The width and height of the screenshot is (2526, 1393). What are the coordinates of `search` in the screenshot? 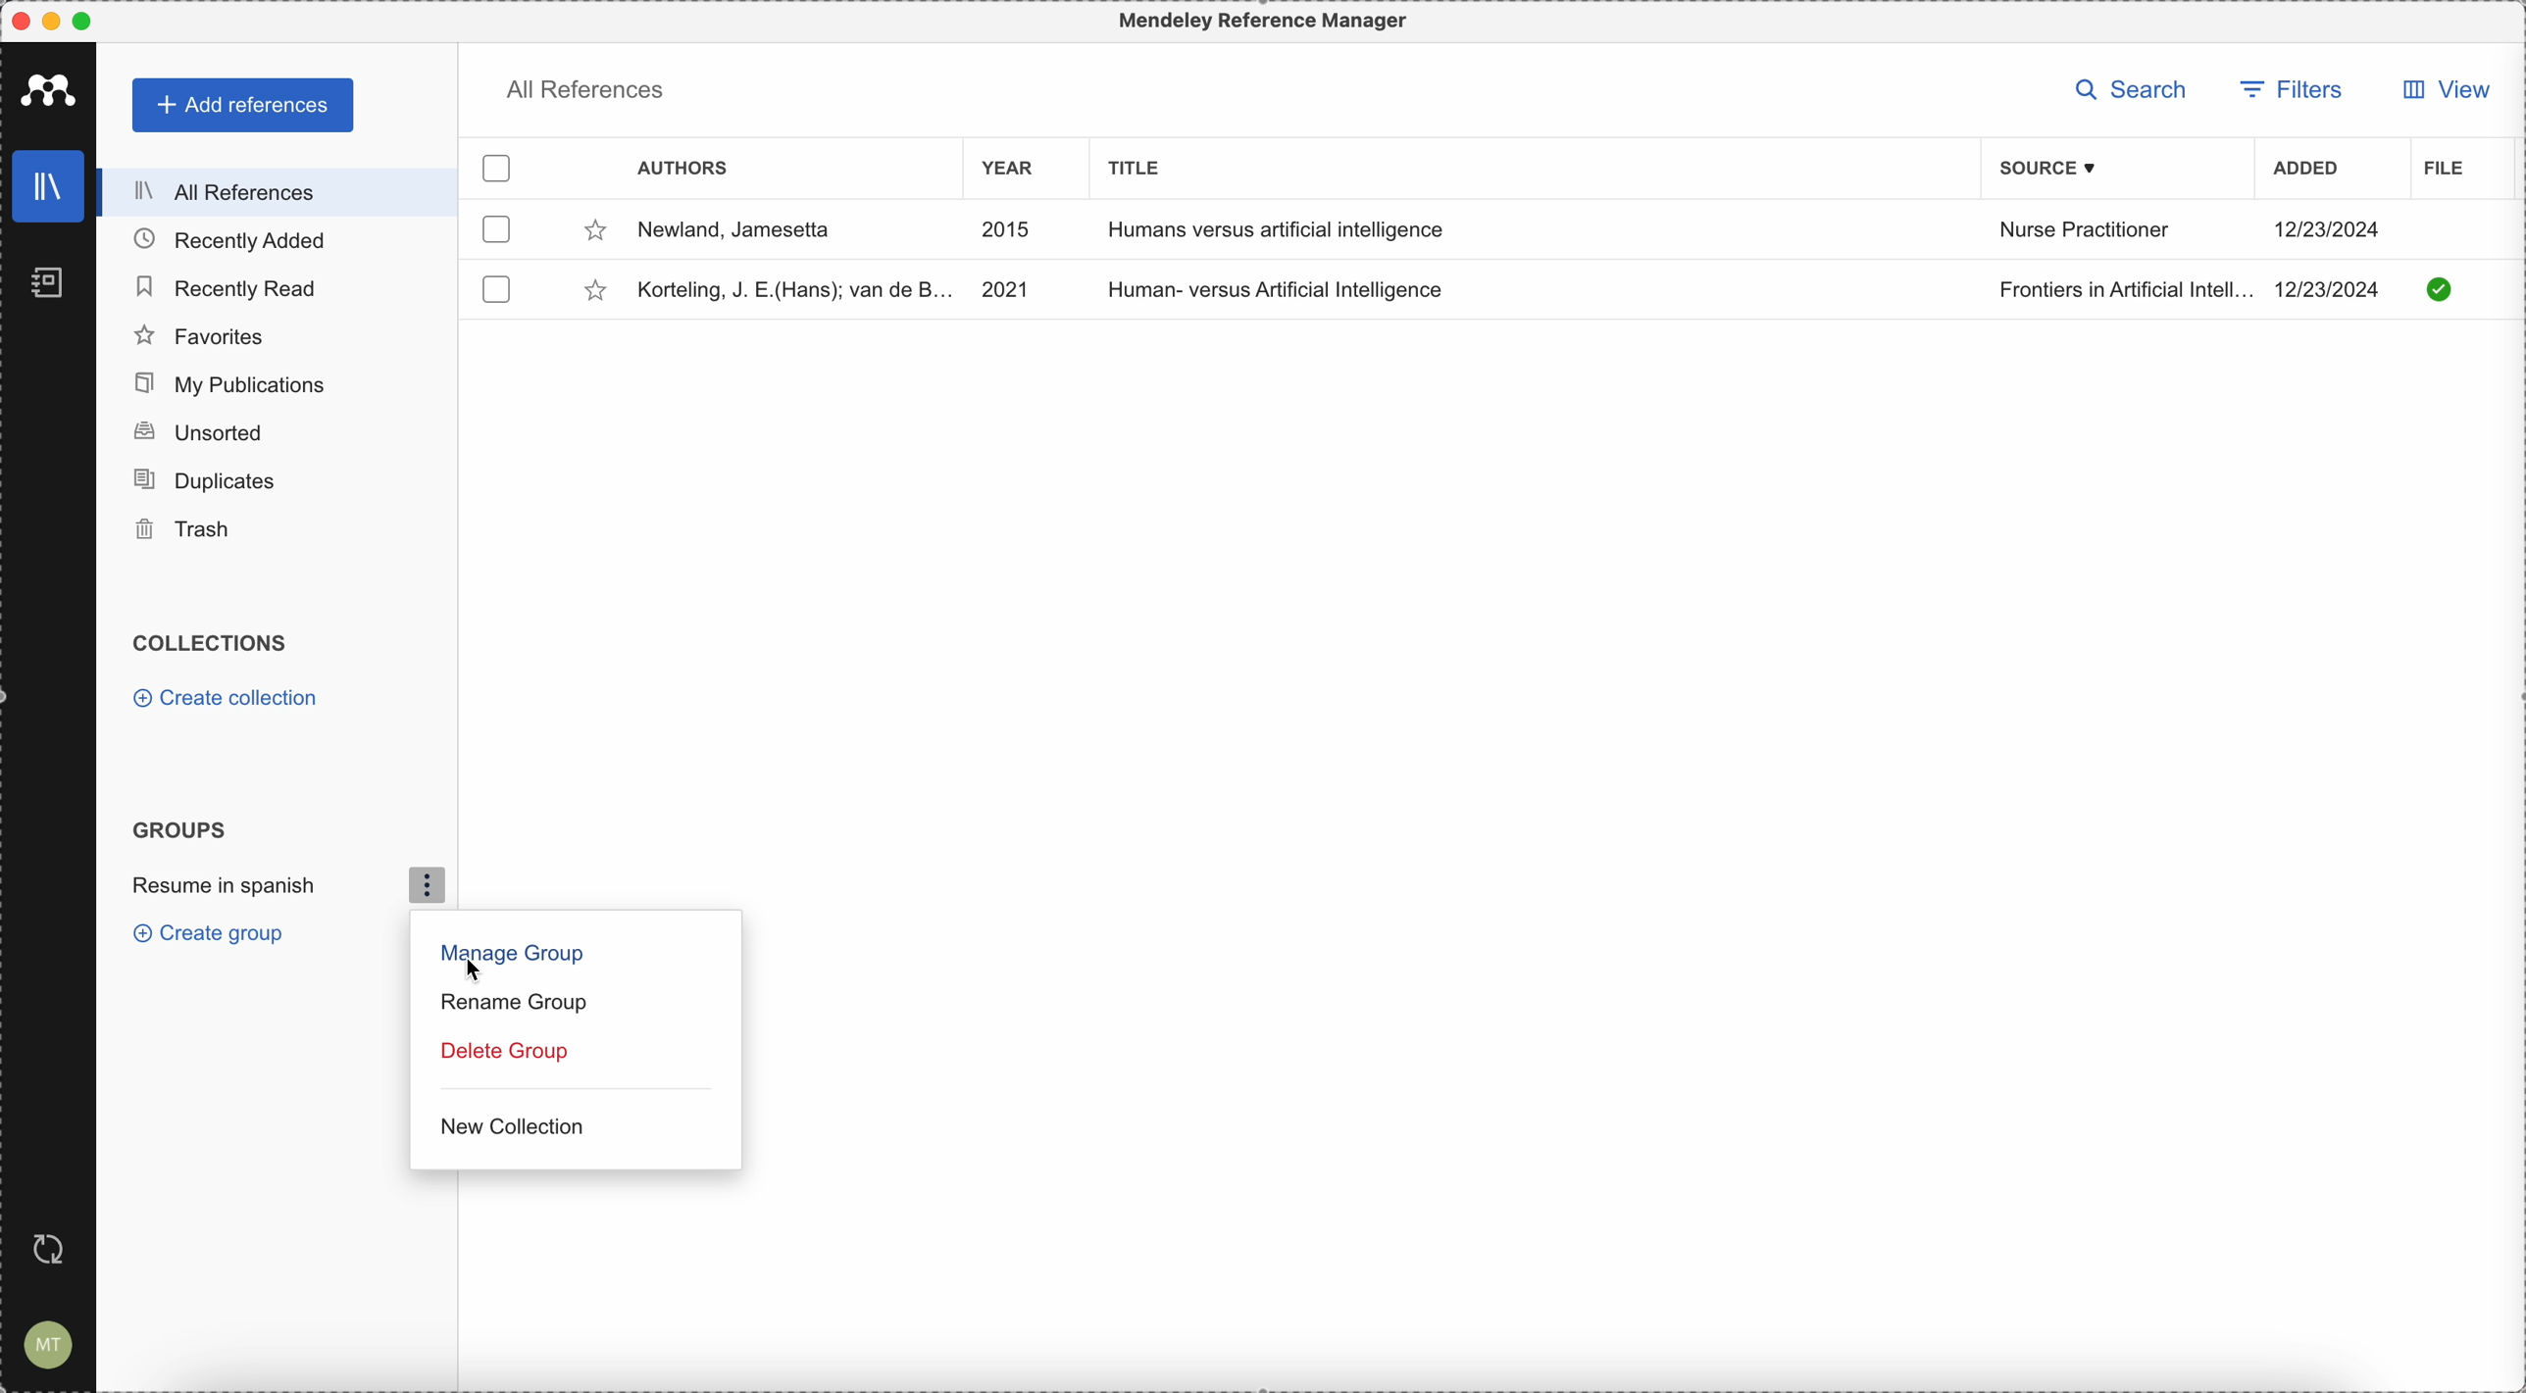 It's located at (2132, 88).